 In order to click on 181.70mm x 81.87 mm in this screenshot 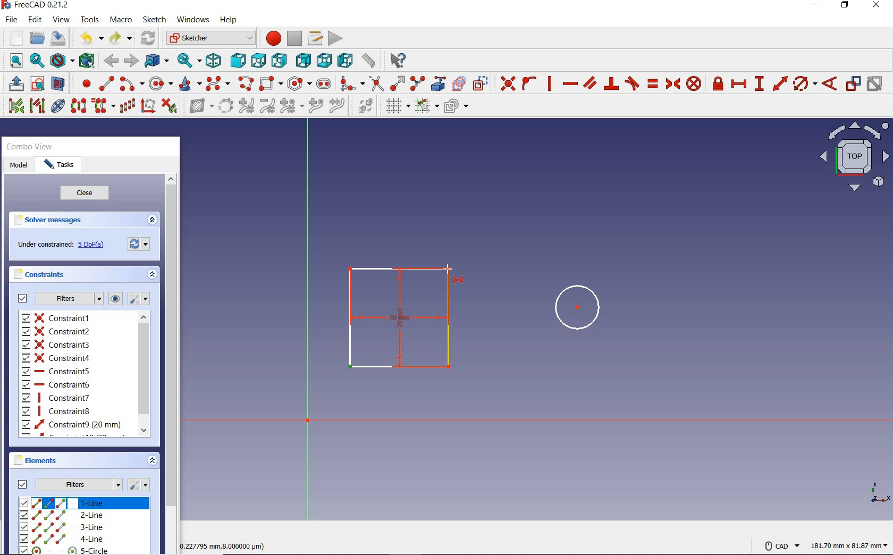, I will do `click(850, 546)`.